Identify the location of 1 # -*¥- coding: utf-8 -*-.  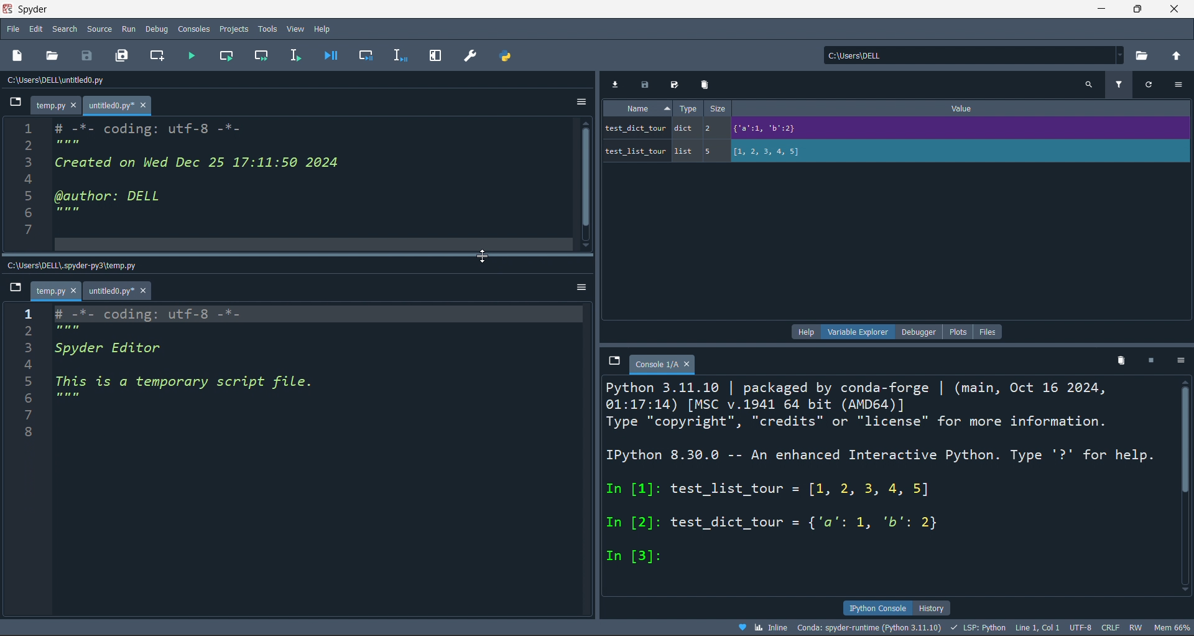
(162, 312).